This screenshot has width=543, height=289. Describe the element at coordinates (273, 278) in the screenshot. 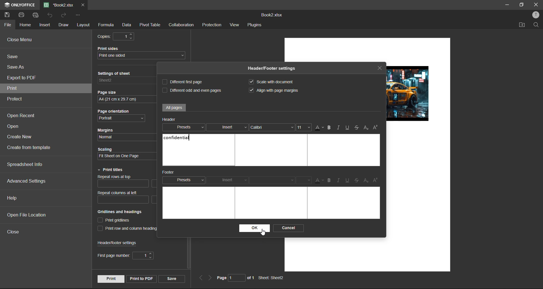

I see `sheet name` at that location.